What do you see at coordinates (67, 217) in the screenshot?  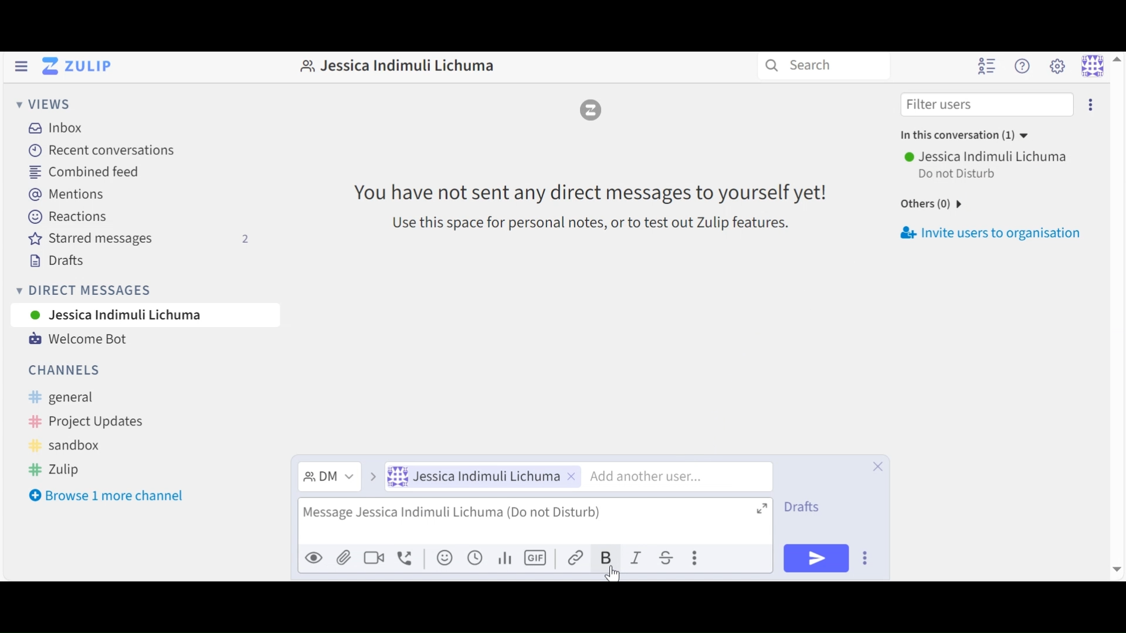 I see `Reactions` at bounding box center [67, 217].